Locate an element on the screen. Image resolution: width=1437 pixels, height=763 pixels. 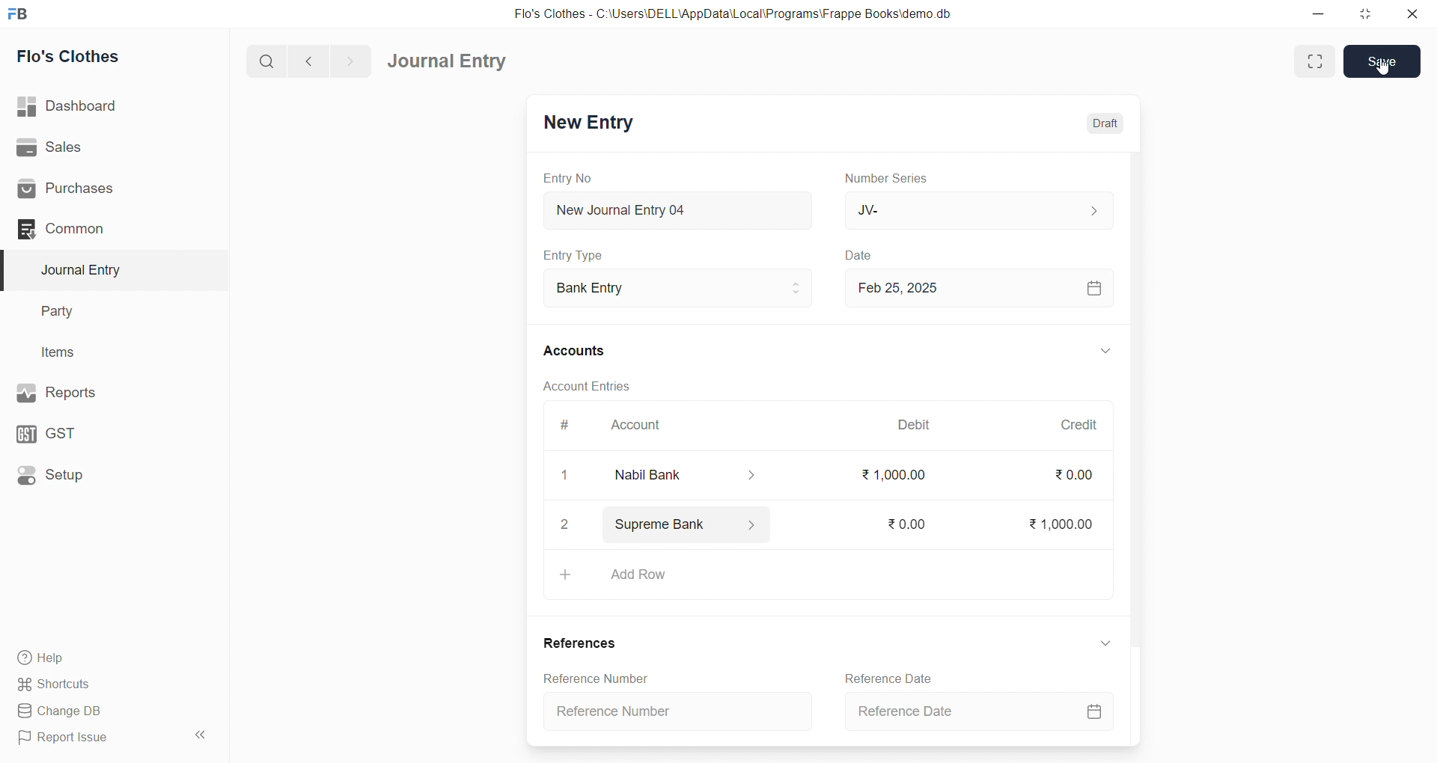
Flo's Clothes - C:\Users\DELL\AppData\Local\Programs\Frappe Books\demo.db is located at coordinates (744, 15).